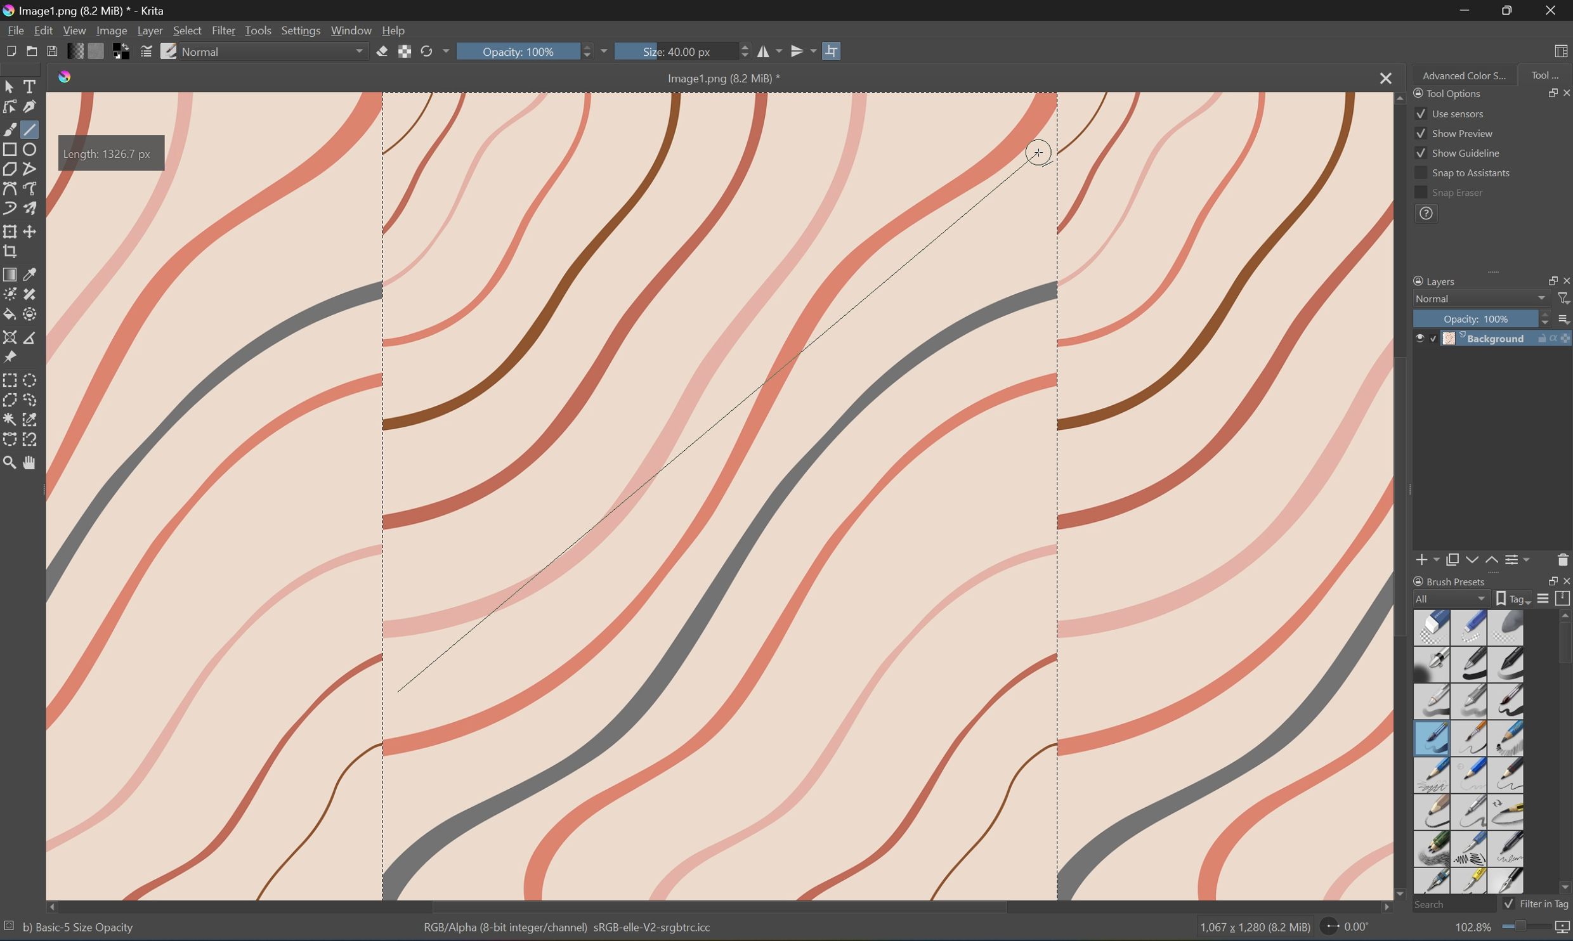 This screenshot has width=1573, height=941. Describe the element at coordinates (1563, 299) in the screenshot. I see `Filter` at that location.